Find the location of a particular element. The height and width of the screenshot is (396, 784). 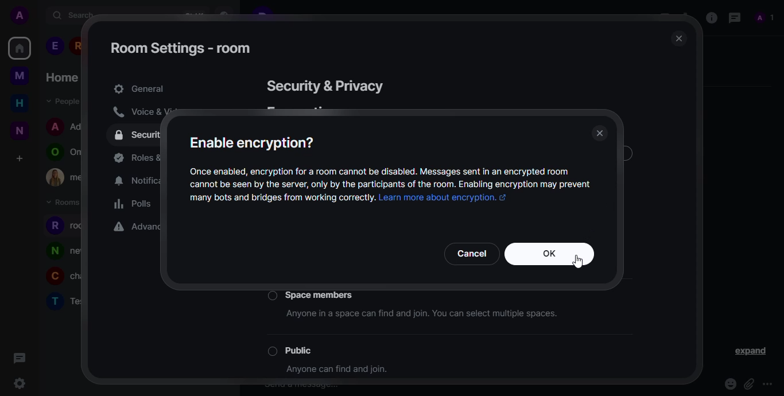

room settings is located at coordinates (180, 48).